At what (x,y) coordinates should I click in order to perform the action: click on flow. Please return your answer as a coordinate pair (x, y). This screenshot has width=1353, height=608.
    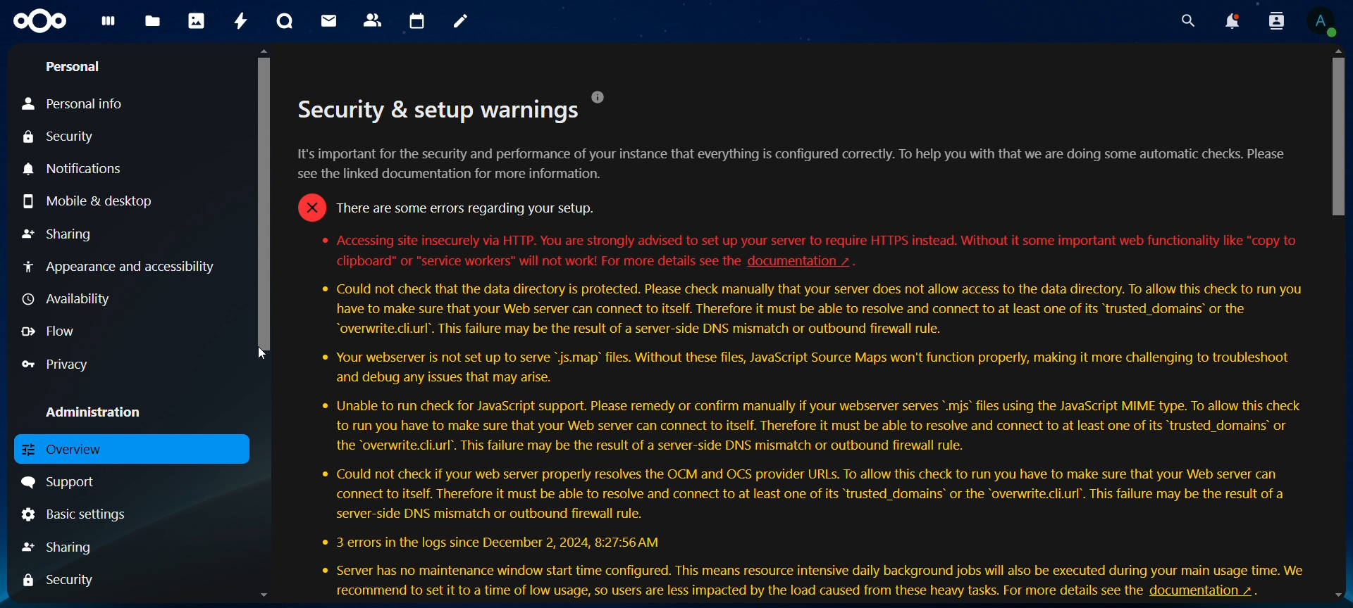
    Looking at the image, I should click on (51, 331).